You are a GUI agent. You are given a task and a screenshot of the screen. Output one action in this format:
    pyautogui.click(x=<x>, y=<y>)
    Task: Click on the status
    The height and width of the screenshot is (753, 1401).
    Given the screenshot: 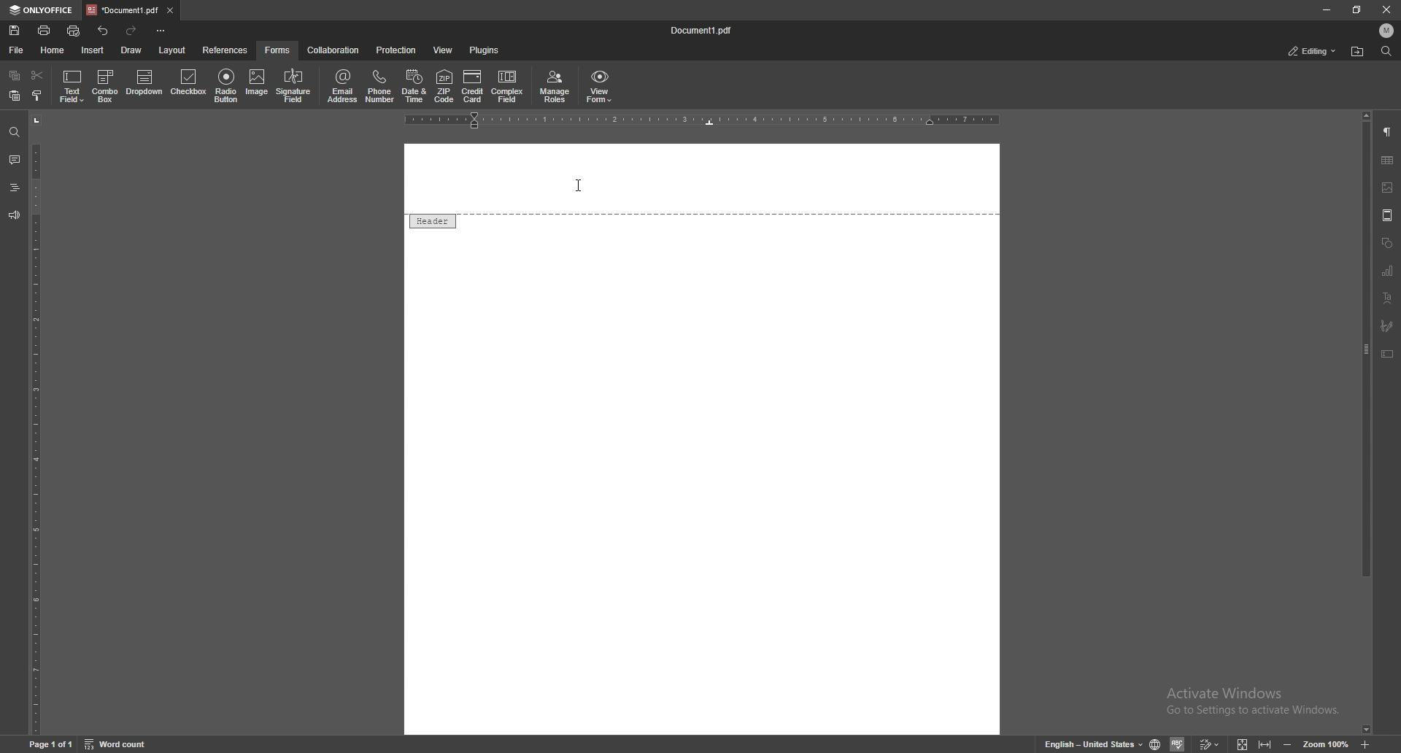 What is the action you would take?
    pyautogui.click(x=1313, y=52)
    